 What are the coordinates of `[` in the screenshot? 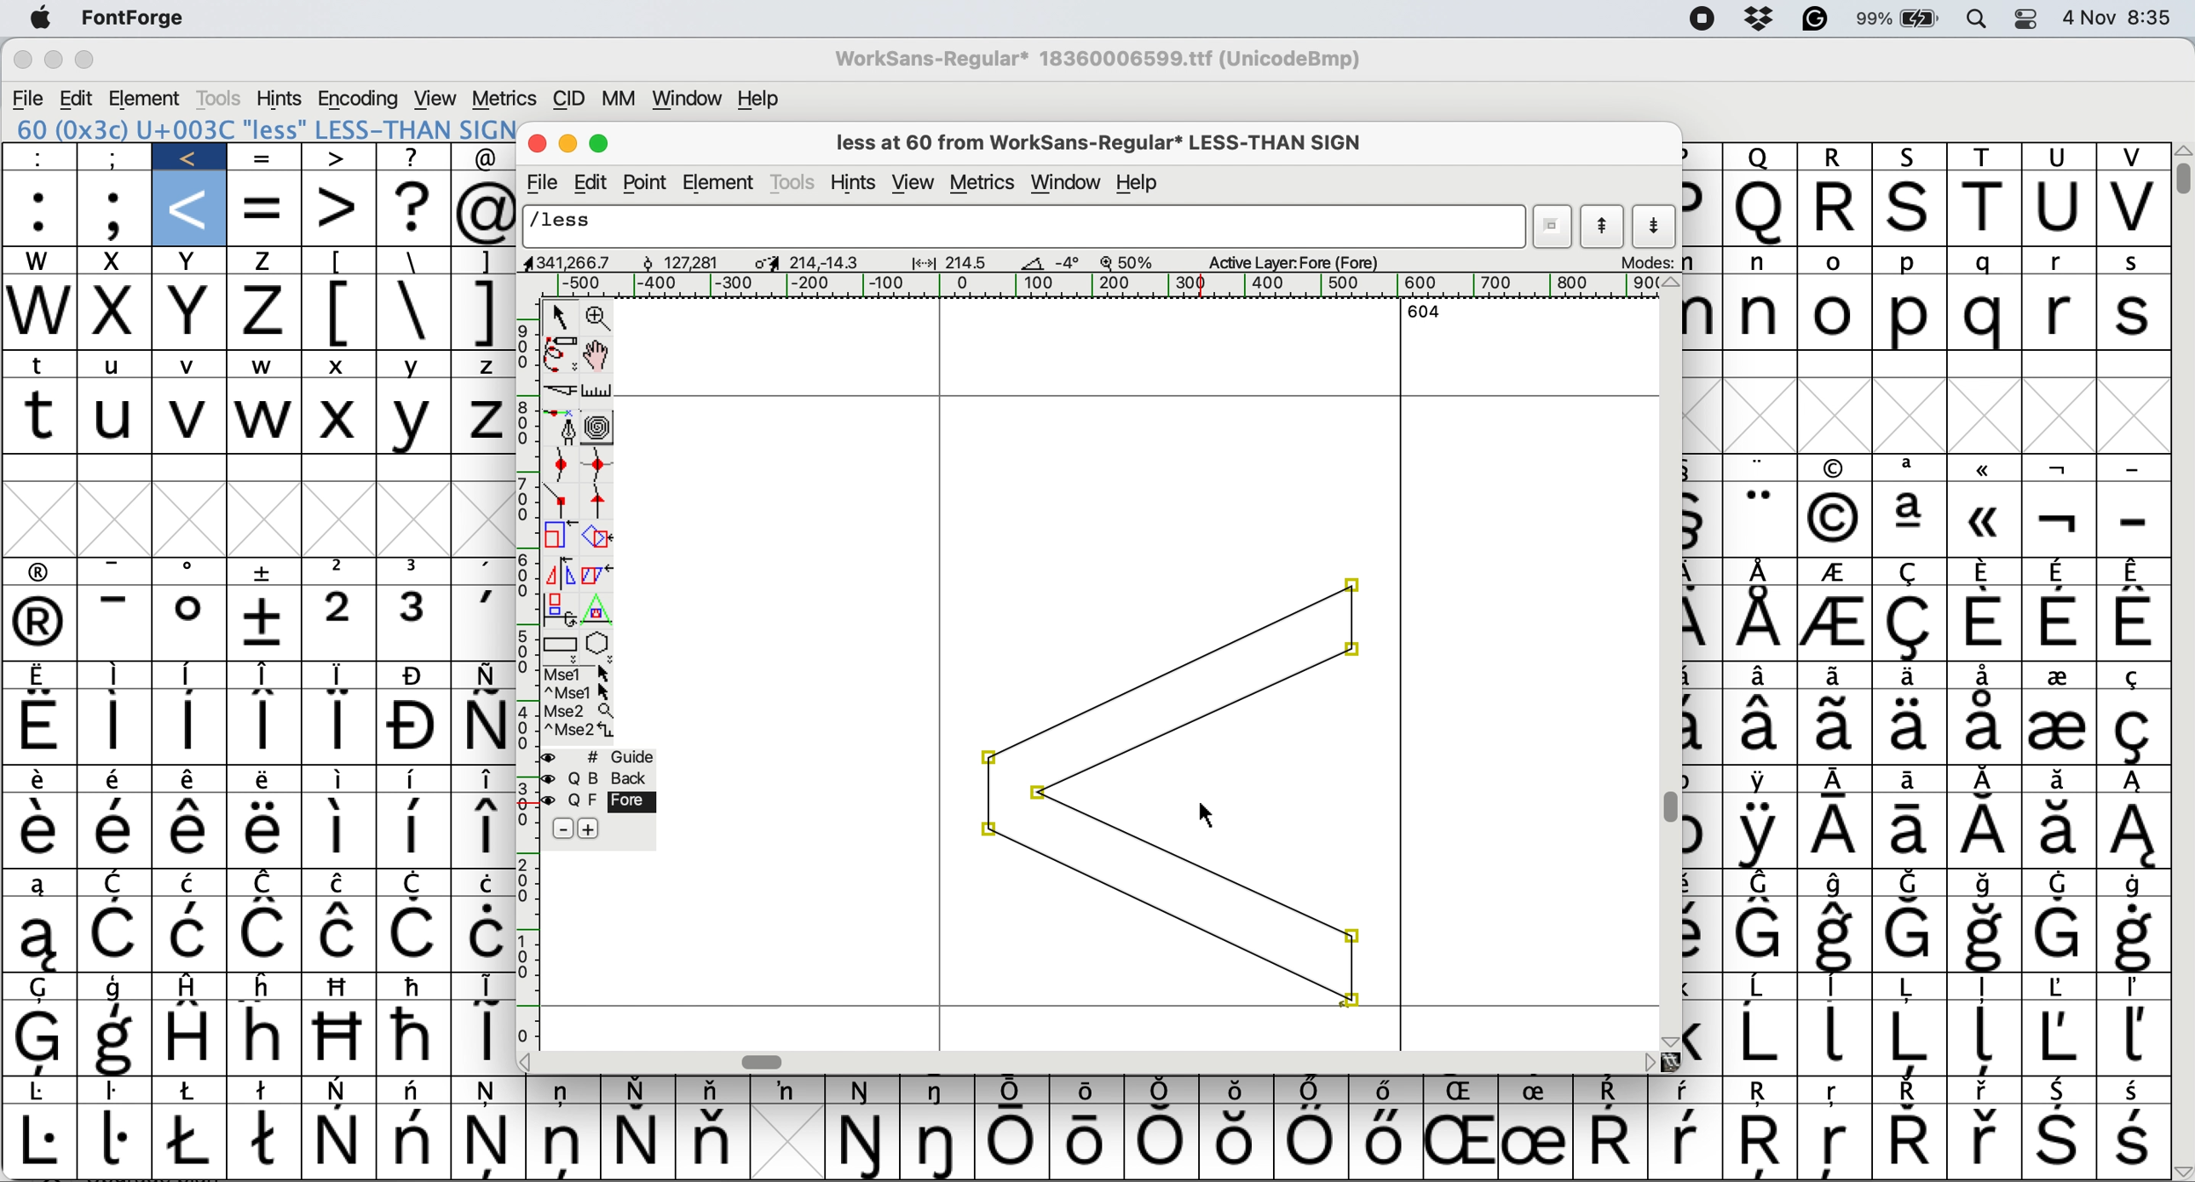 It's located at (342, 261).